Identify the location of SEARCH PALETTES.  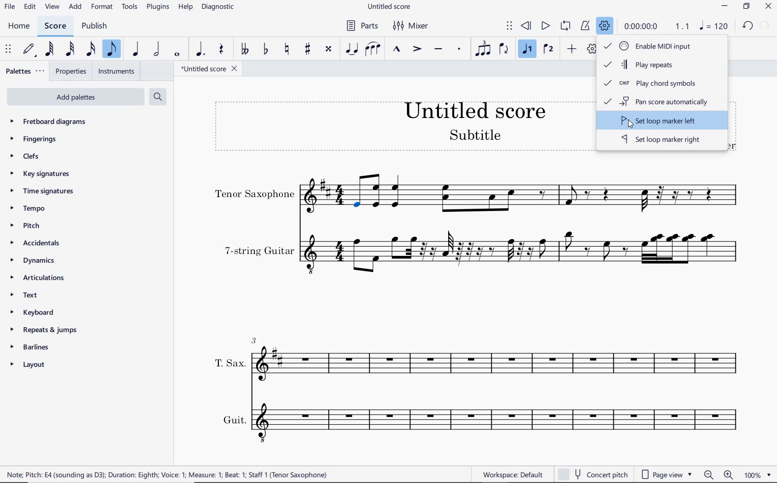
(158, 96).